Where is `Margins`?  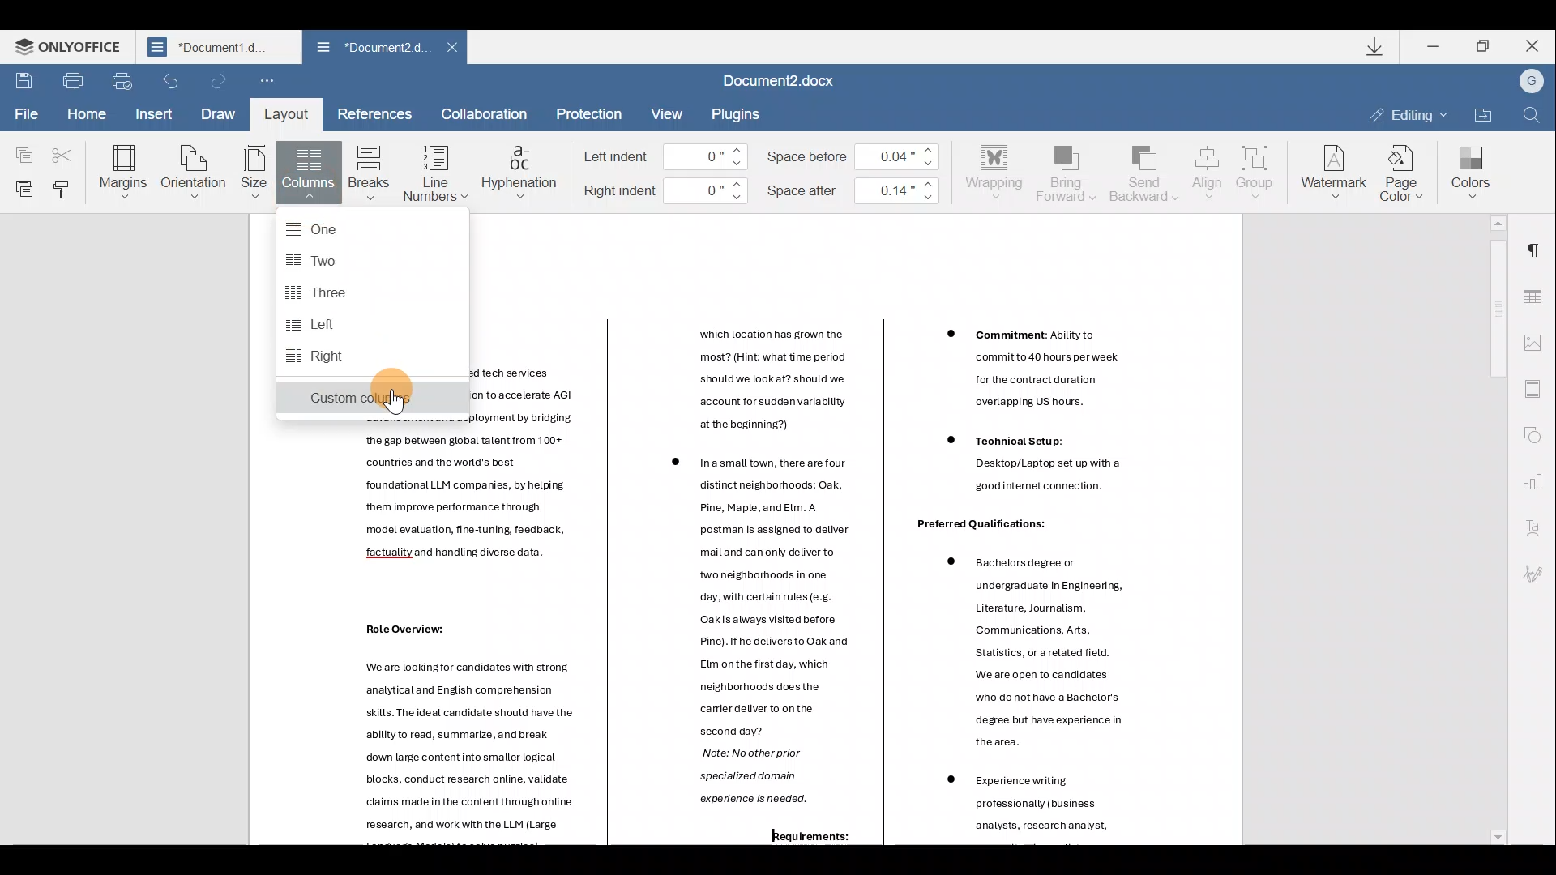
Margins is located at coordinates (122, 170).